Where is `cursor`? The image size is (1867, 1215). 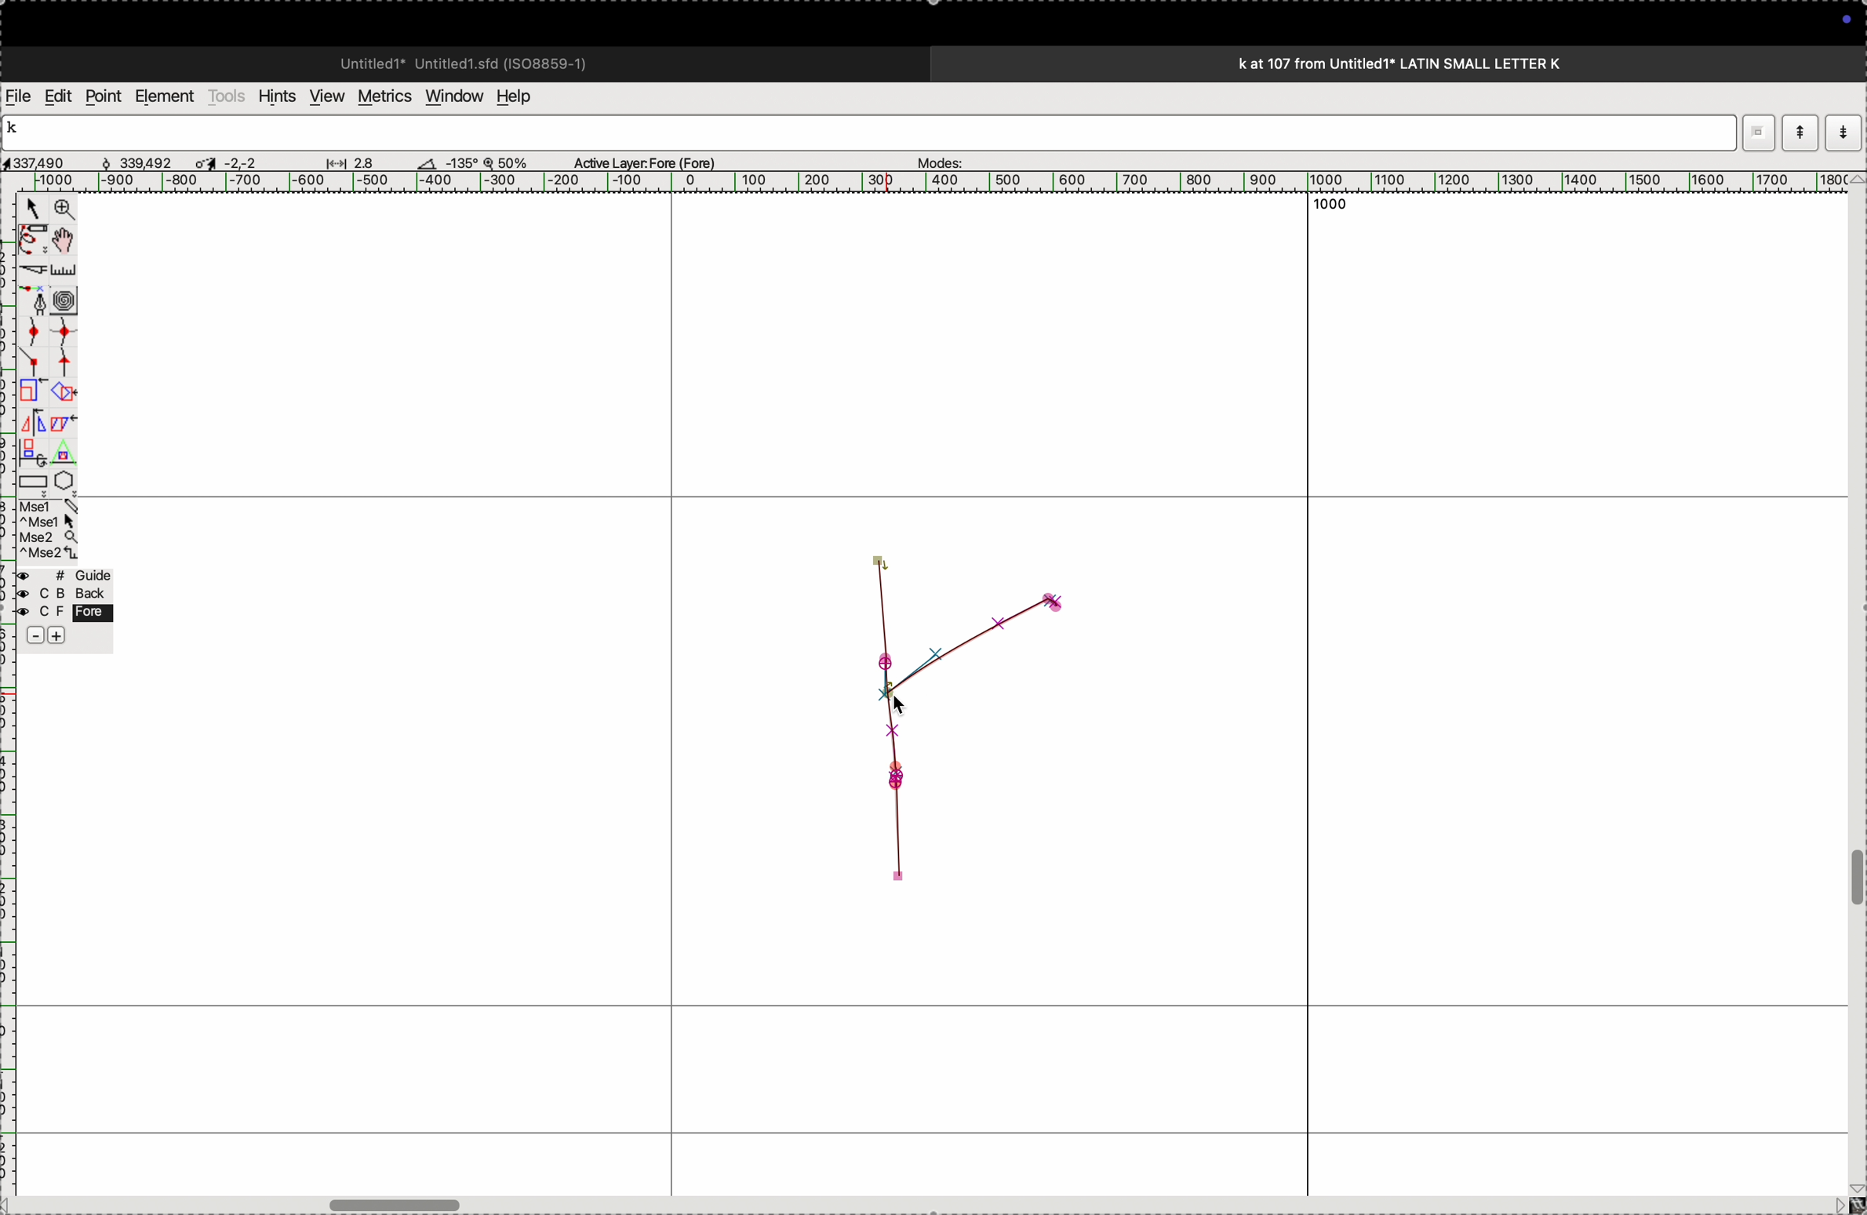 cursor is located at coordinates (32, 211).